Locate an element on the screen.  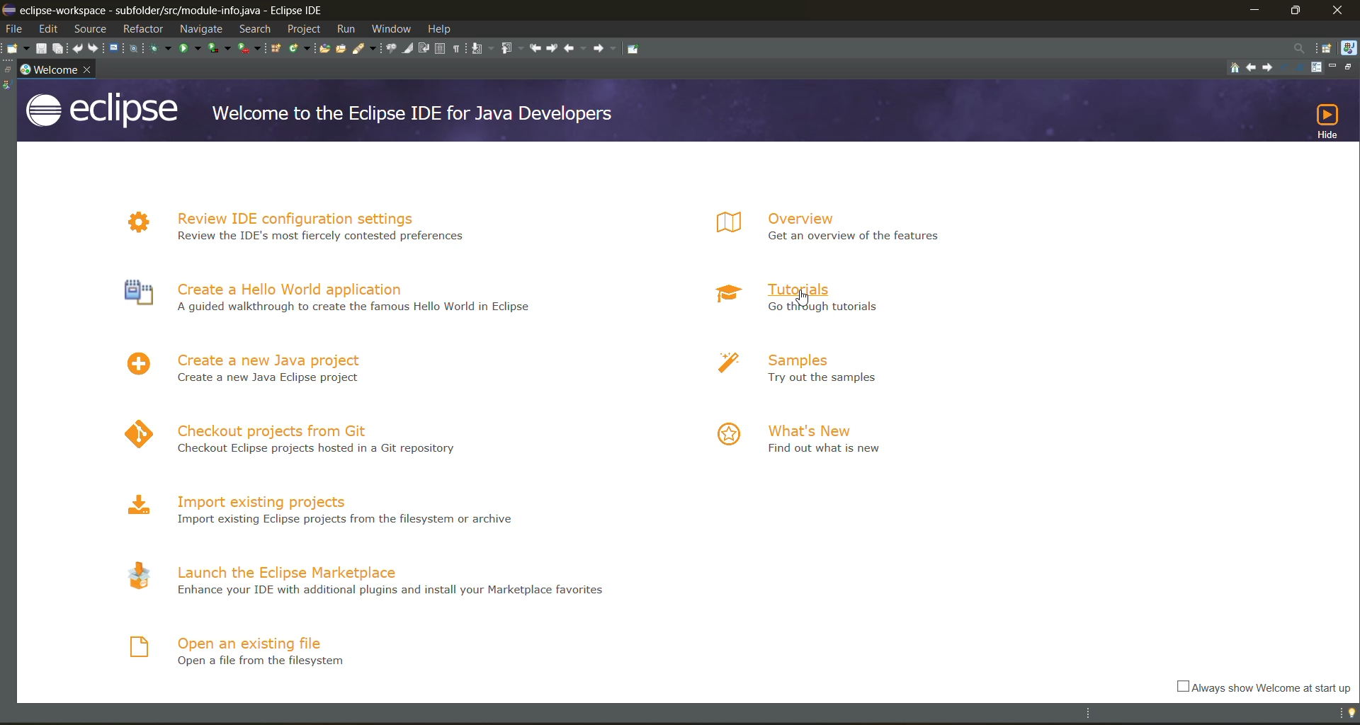
forward is located at coordinates (608, 49).